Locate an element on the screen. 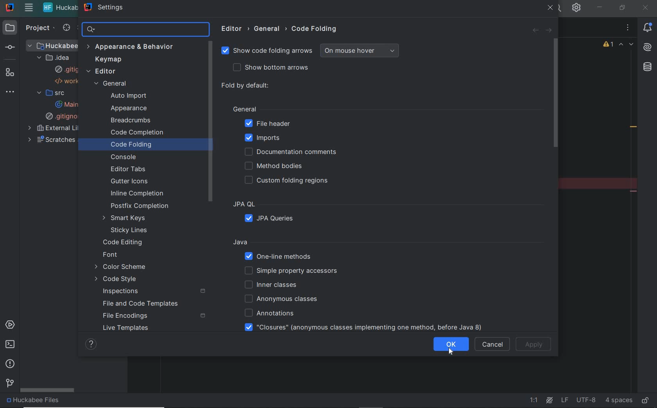 Image resolution: width=657 pixels, height=408 pixels. warnings is located at coordinates (608, 45).